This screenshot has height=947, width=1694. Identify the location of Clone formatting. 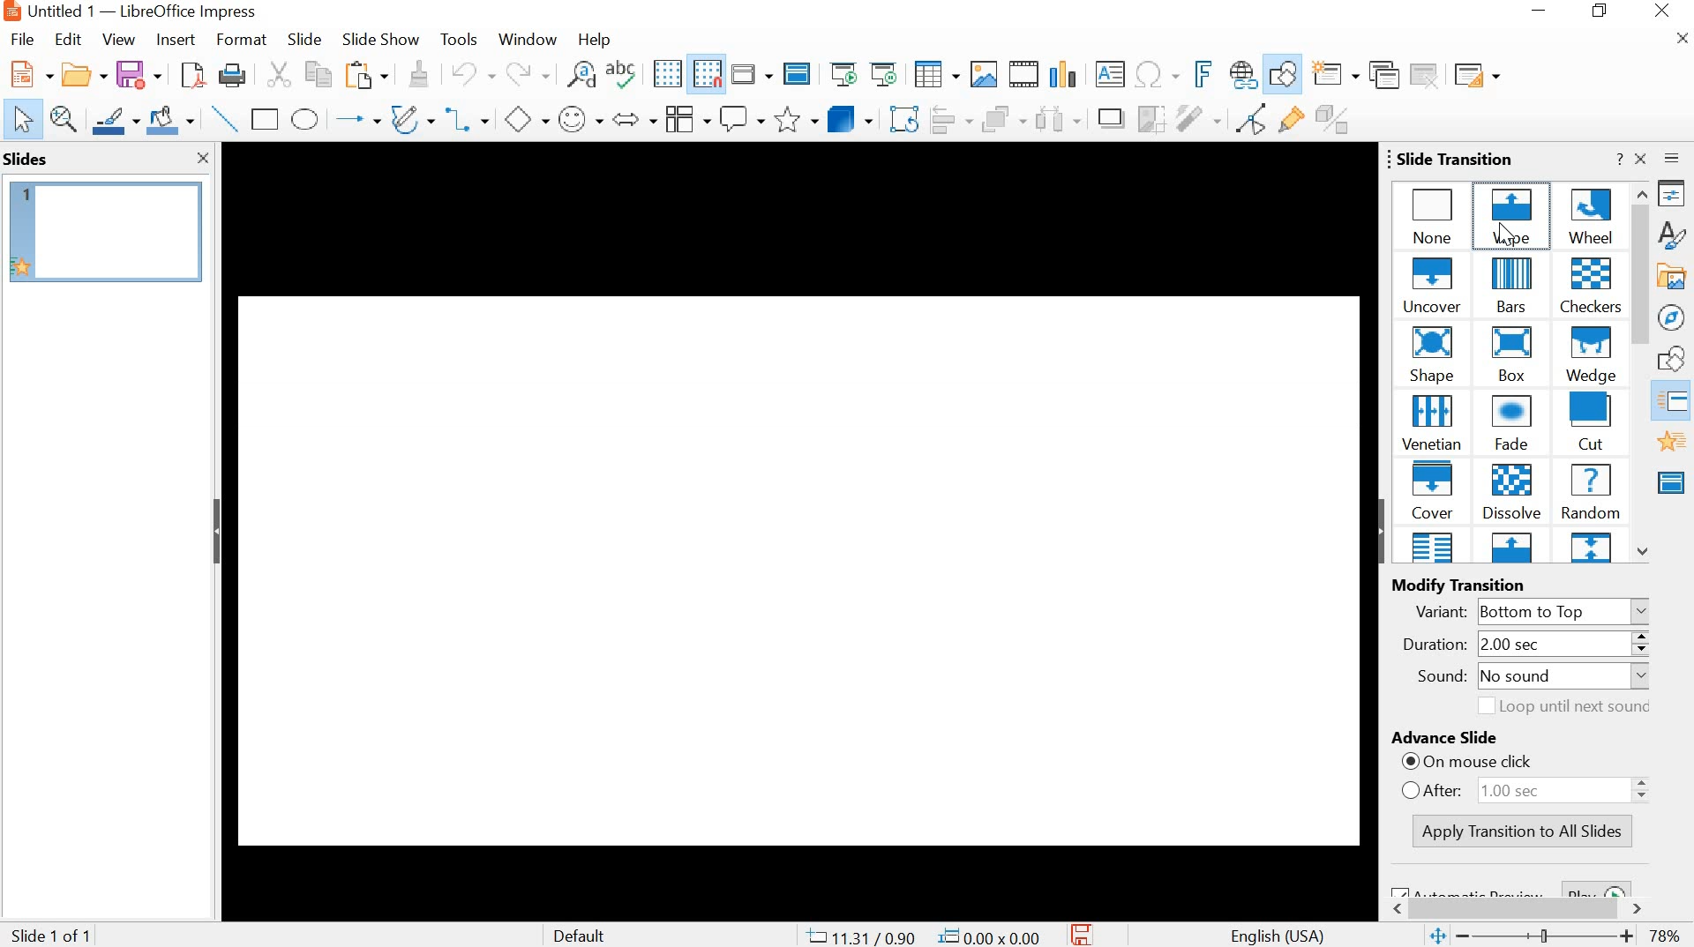
(417, 73).